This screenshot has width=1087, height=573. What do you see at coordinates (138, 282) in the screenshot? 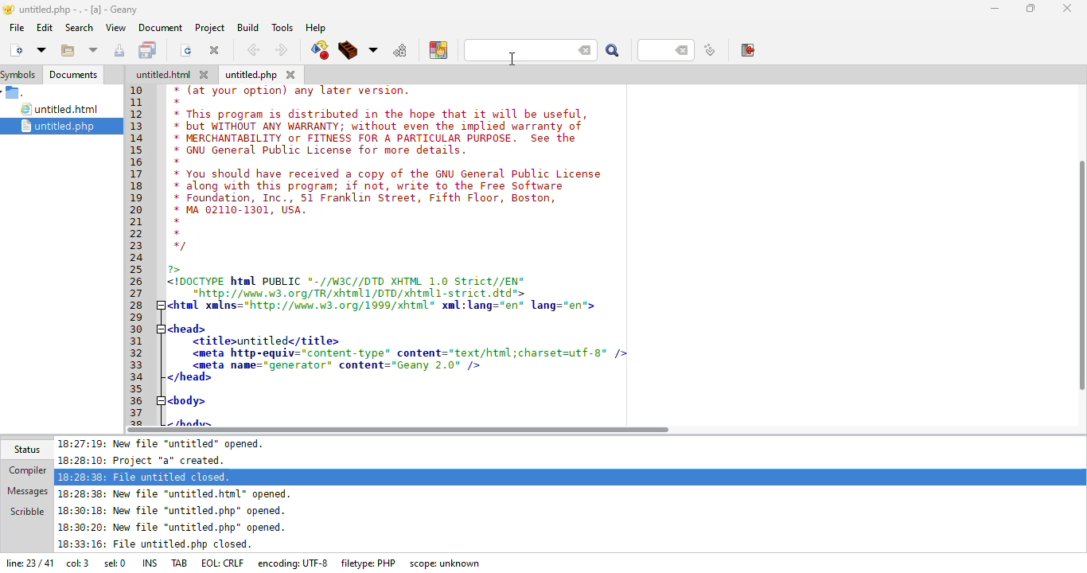
I see `26` at bounding box center [138, 282].